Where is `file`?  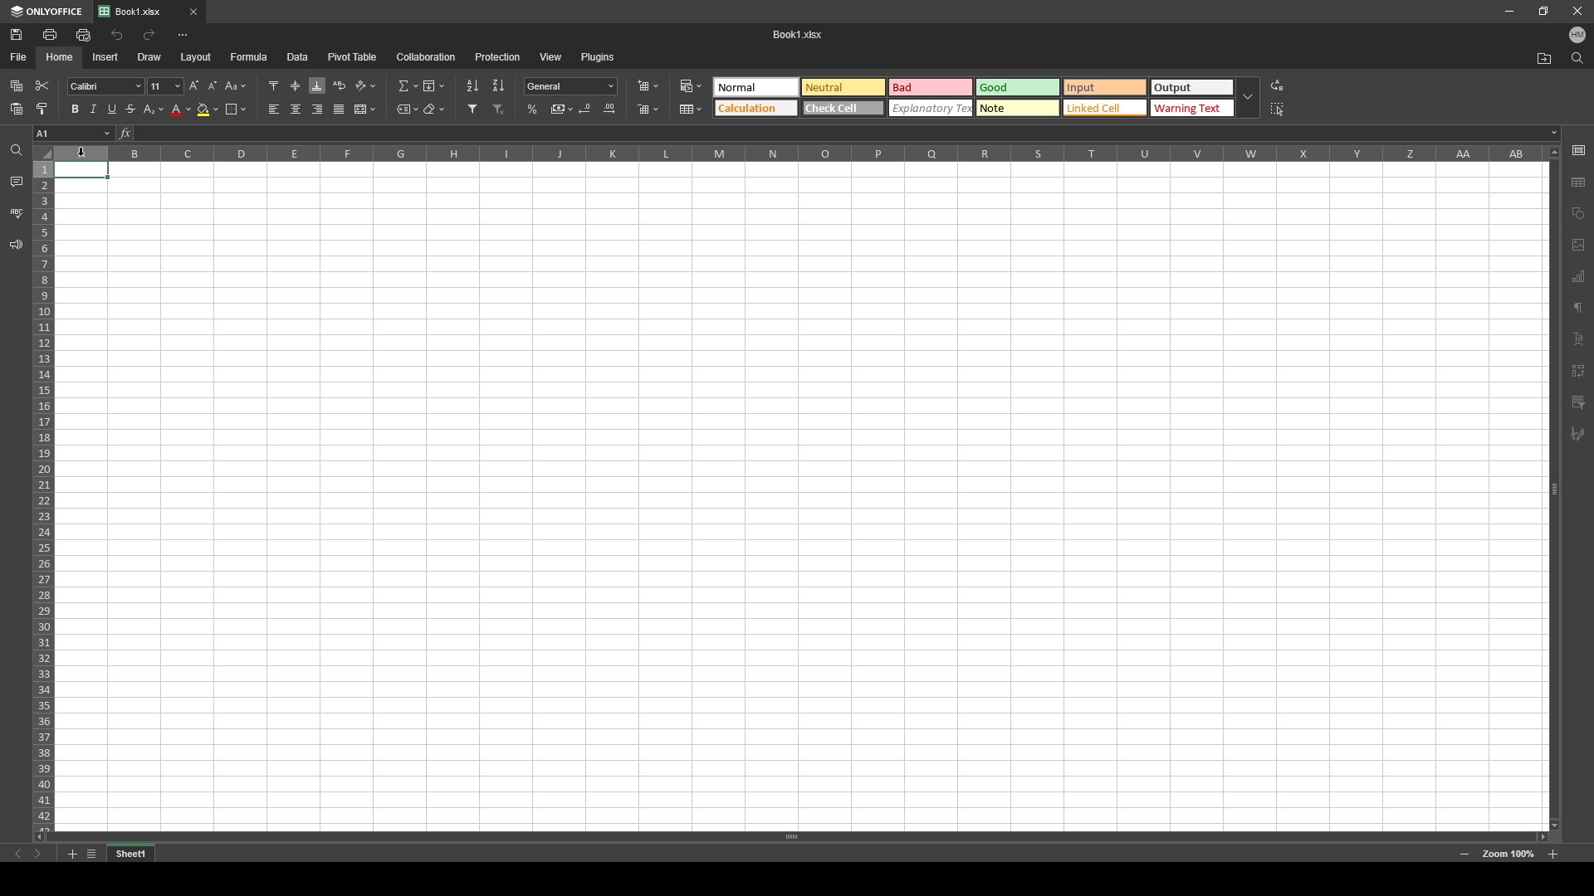
file is located at coordinates (19, 56).